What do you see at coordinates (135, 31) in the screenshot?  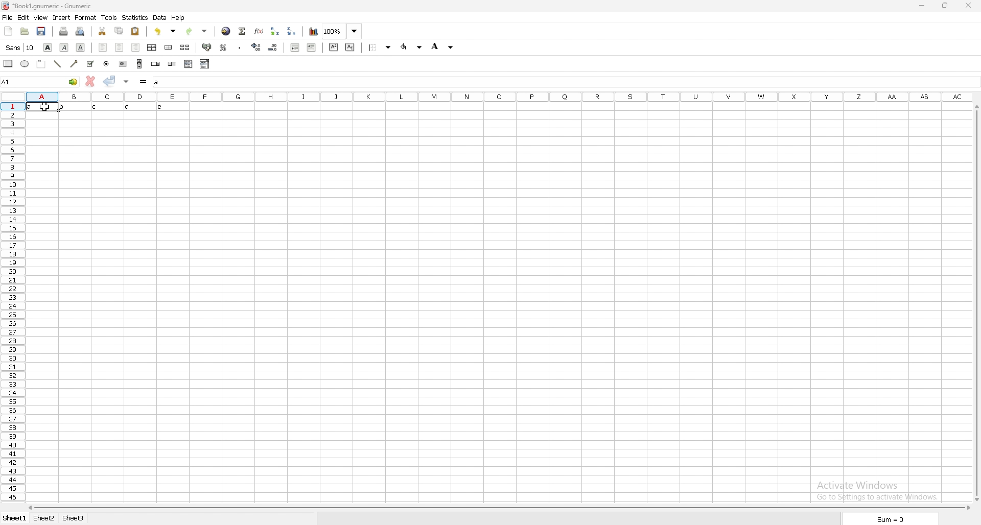 I see `paste` at bounding box center [135, 31].